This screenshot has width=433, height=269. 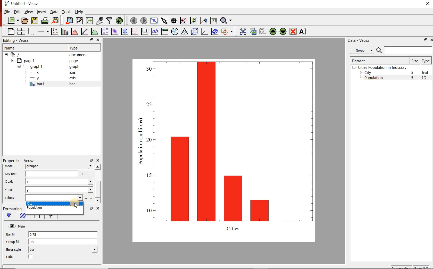 What do you see at coordinates (29, 47) in the screenshot?
I see `Name` at bounding box center [29, 47].